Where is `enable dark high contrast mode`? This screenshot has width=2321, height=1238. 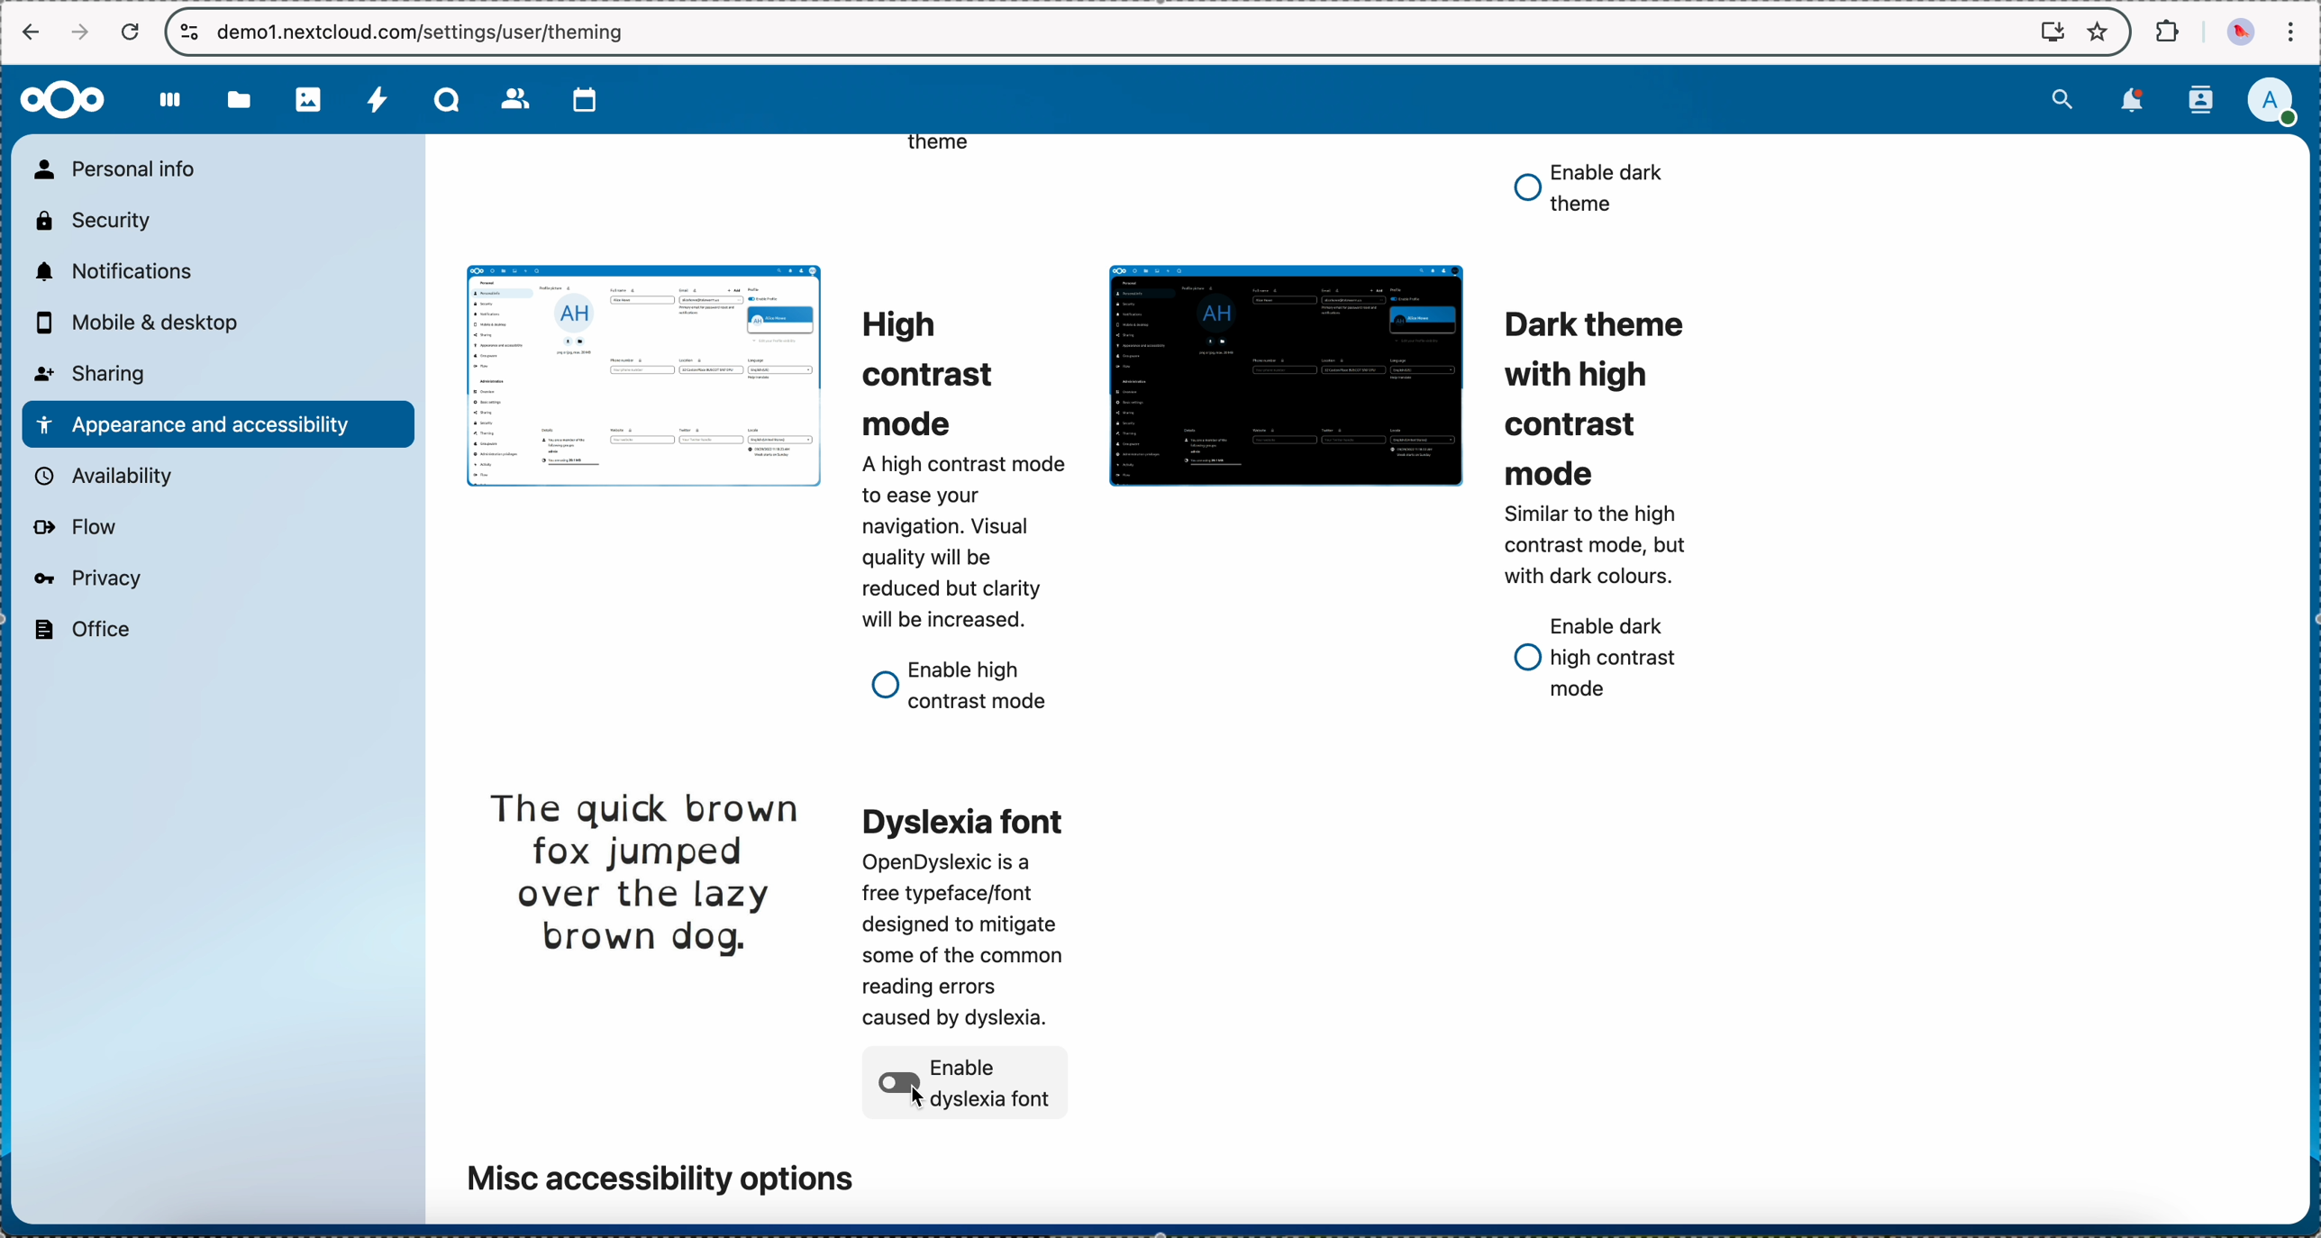 enable dark high contrast mode is located at coordinates (1598, 660).